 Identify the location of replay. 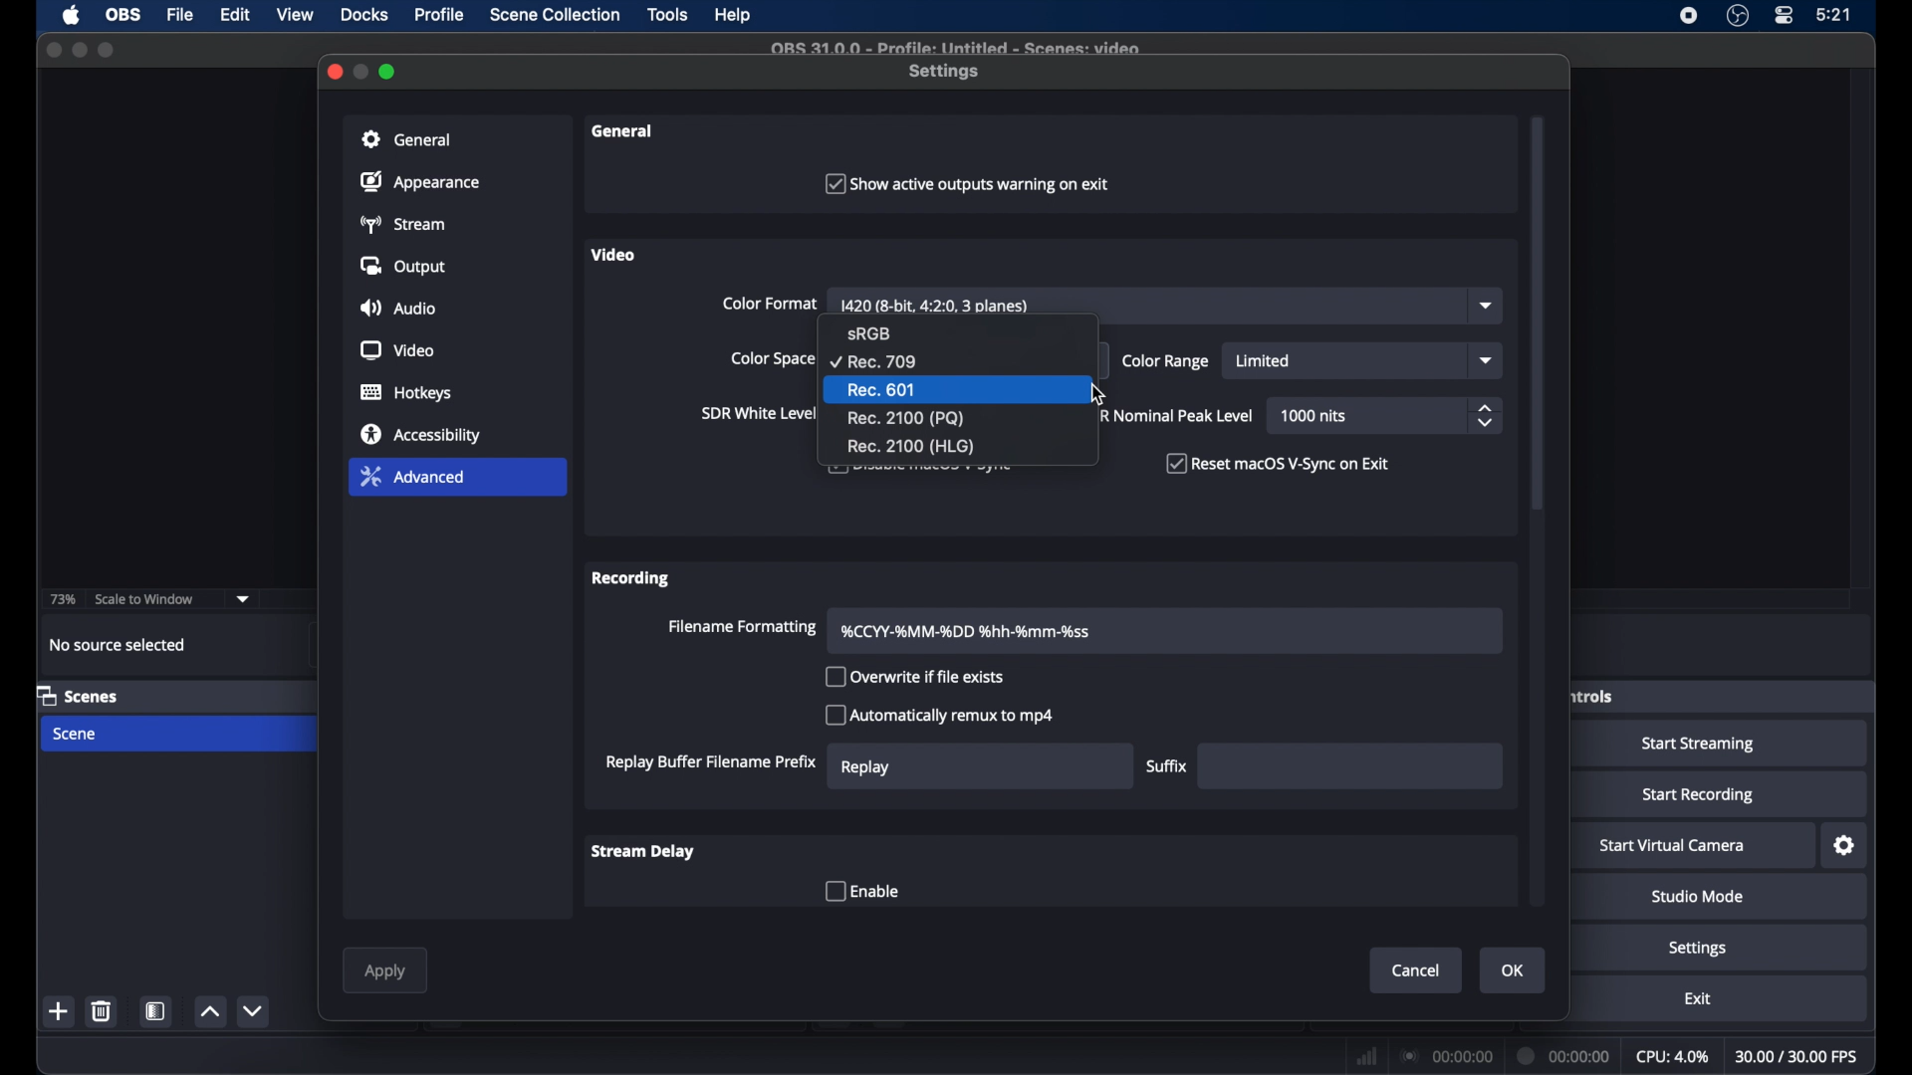
(865, 768).